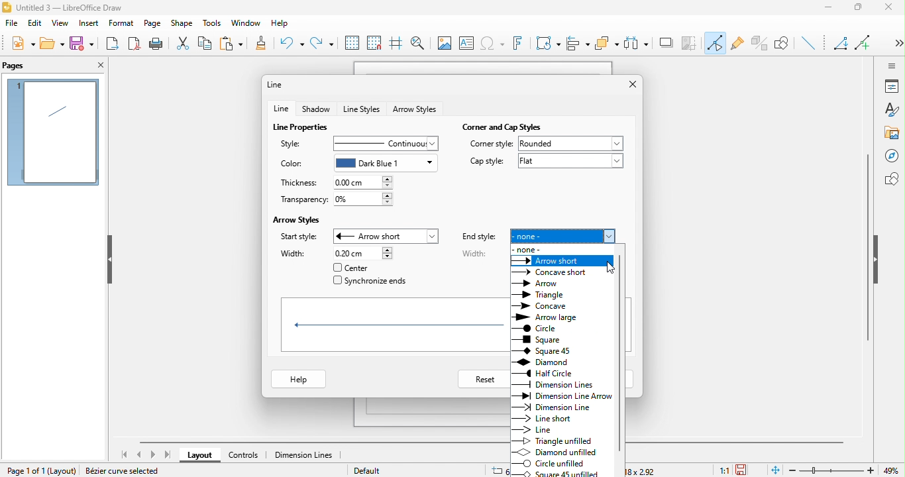  What do you see at coordinates (182, 24) in the screenshot?
I see `shape` at bounding box center [182, 24].